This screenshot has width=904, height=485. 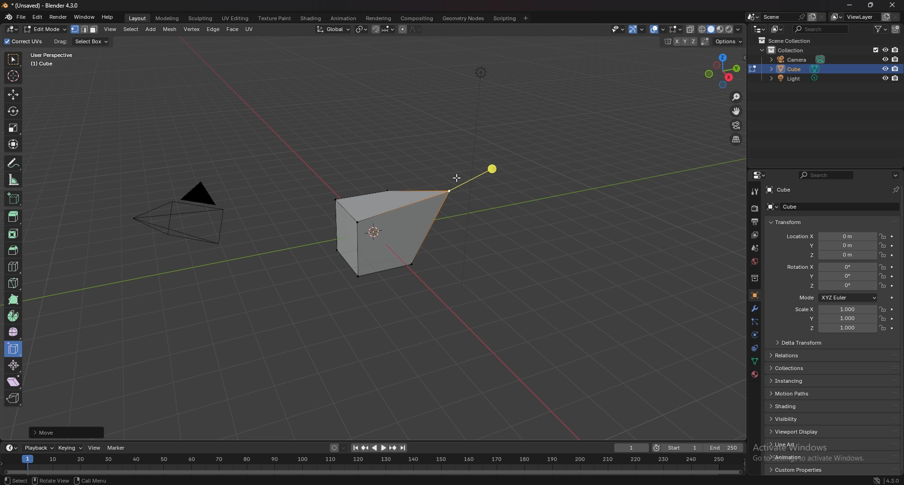 I want to click on rip region, so click(x=14, y=398).